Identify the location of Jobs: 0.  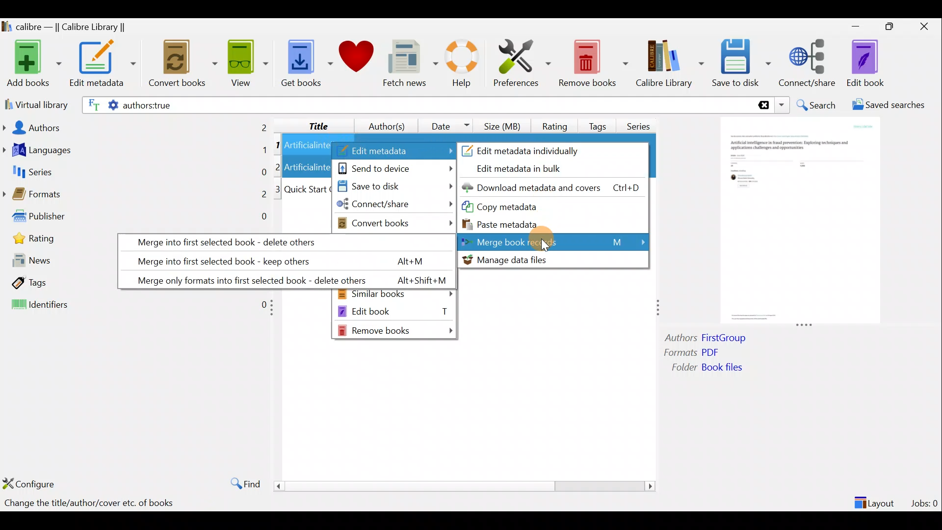
(925, 501).